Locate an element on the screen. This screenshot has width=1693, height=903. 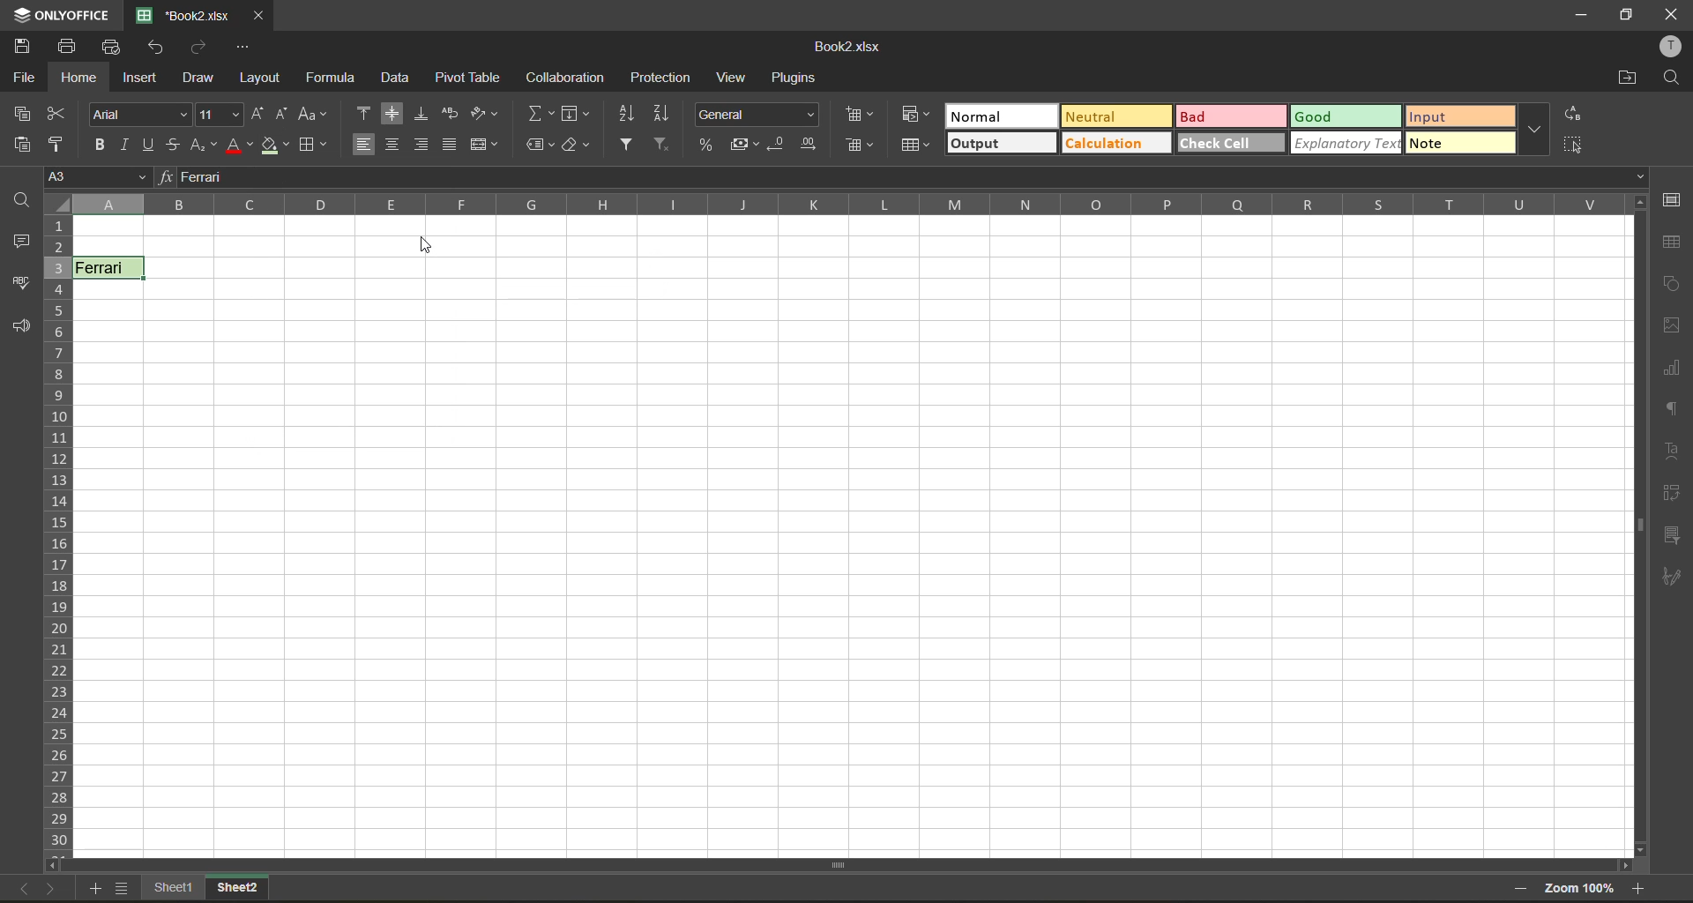
summation is located at coordinates (541, 116).